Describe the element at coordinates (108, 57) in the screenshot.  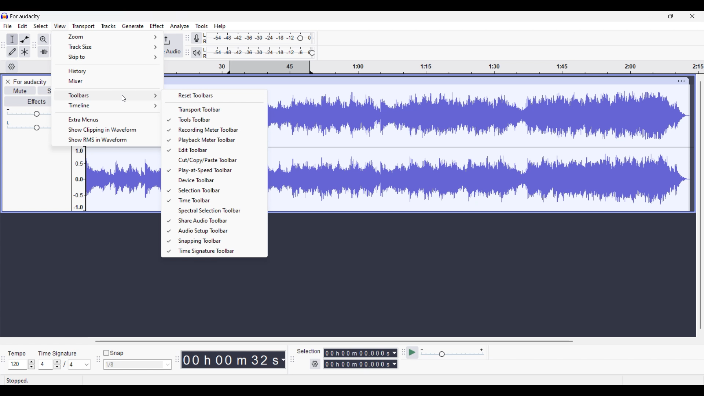
I see `Skip to options` at that location.